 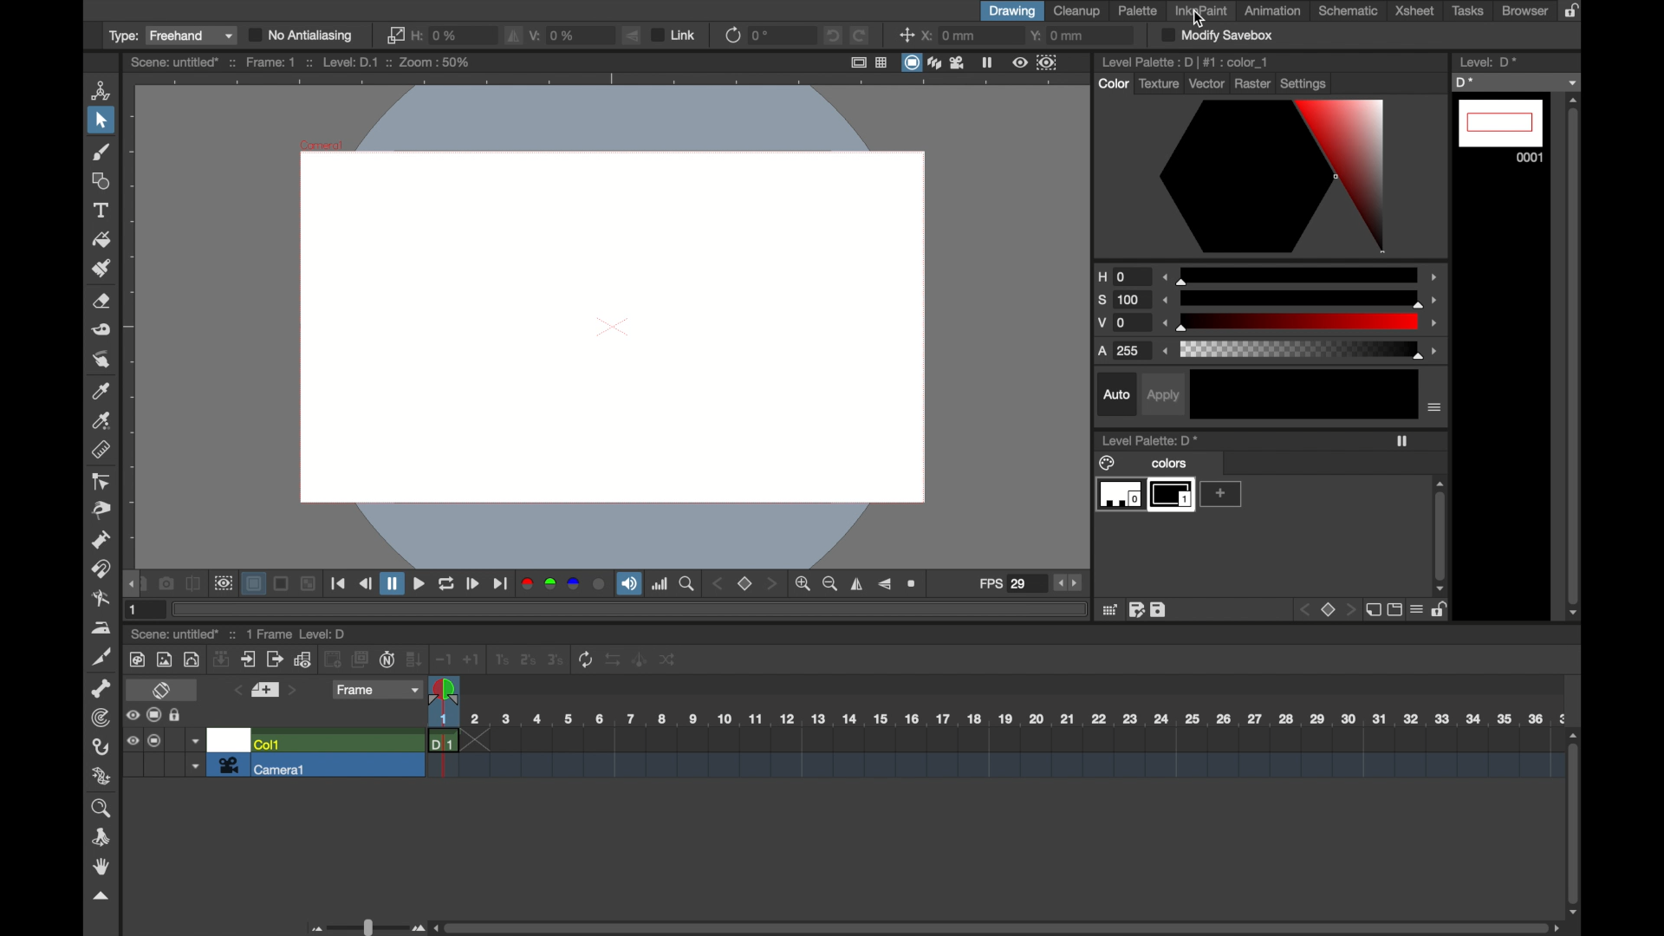 I want to click on back, so click(x=716, y=584).